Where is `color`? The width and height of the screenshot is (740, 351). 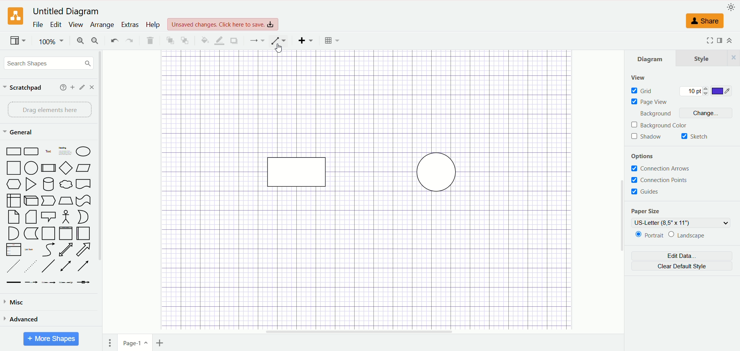 color is located at coordinates (721, 90).